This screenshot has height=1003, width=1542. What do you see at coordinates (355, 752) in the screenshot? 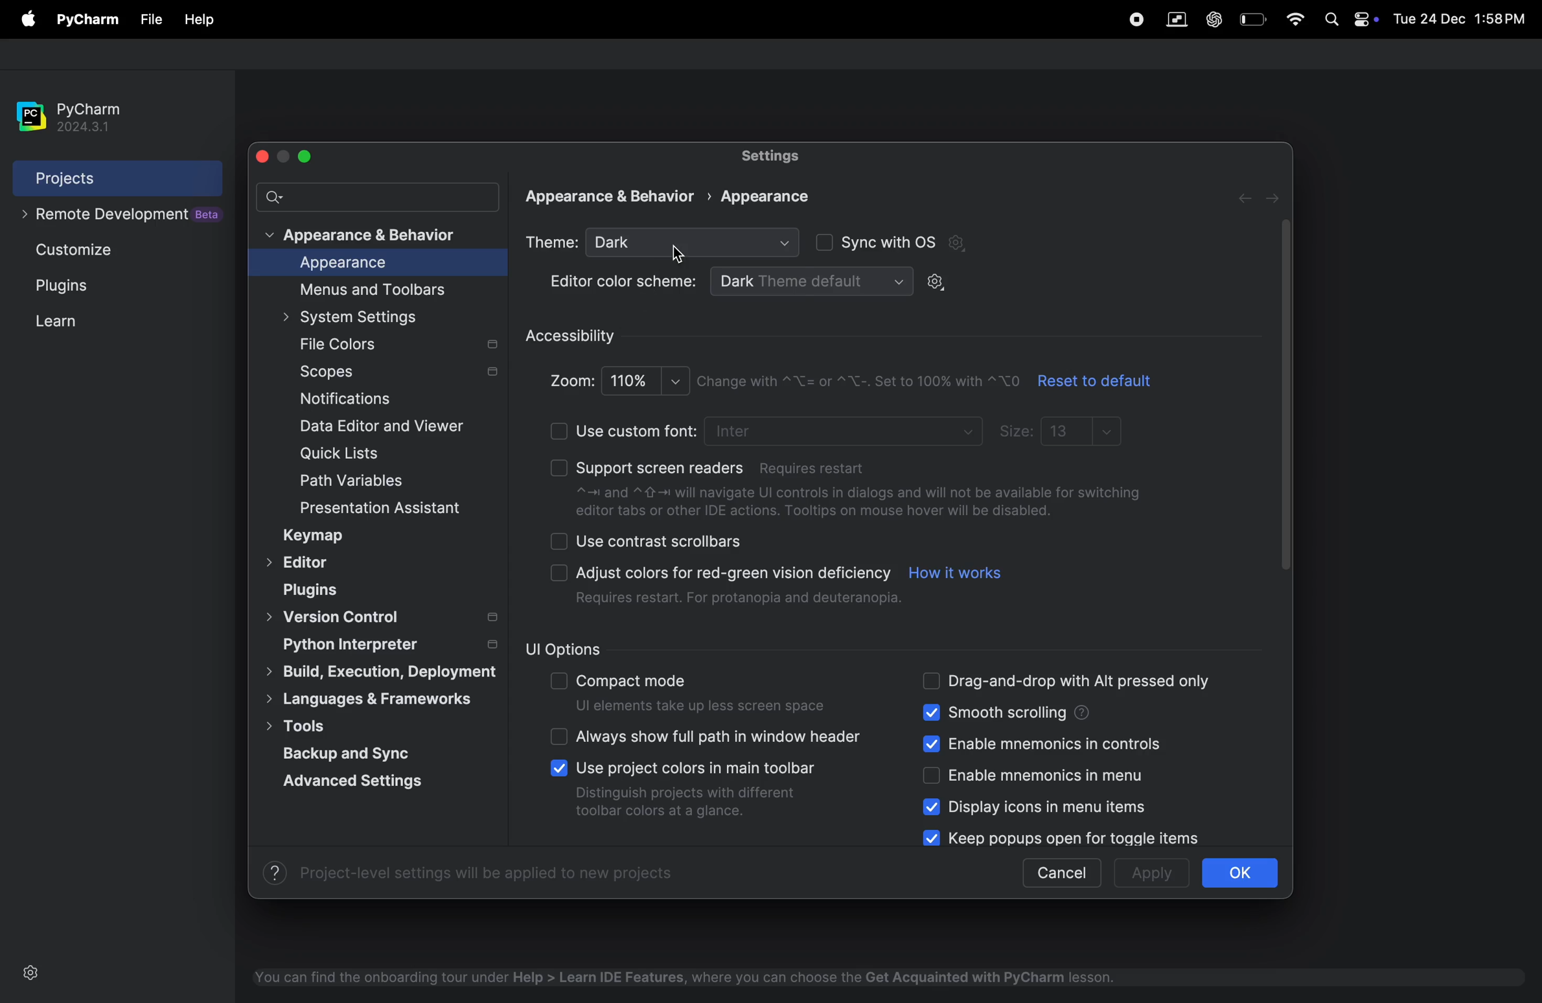
I see `back and sync` at bounding box center [355, 752].